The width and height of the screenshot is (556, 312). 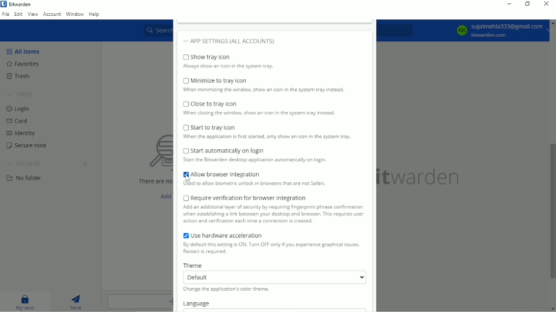 I want to click on Minimize to tray icon, so click(x=215, y=80).